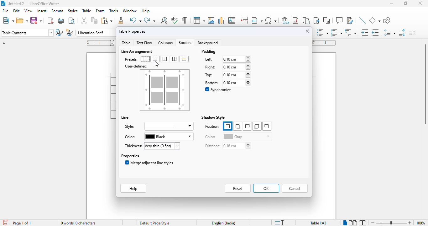  Describe the element at coordinates (227, 67) in the screenshot. I see `right: 0.10 cm` at that location.